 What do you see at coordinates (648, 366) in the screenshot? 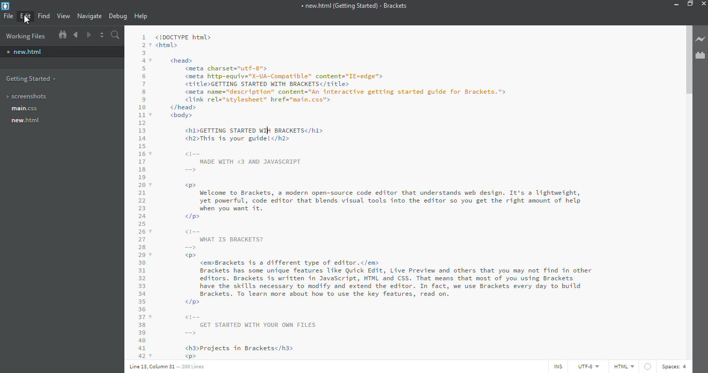
I see `linter` at bounding box center [648, 366].